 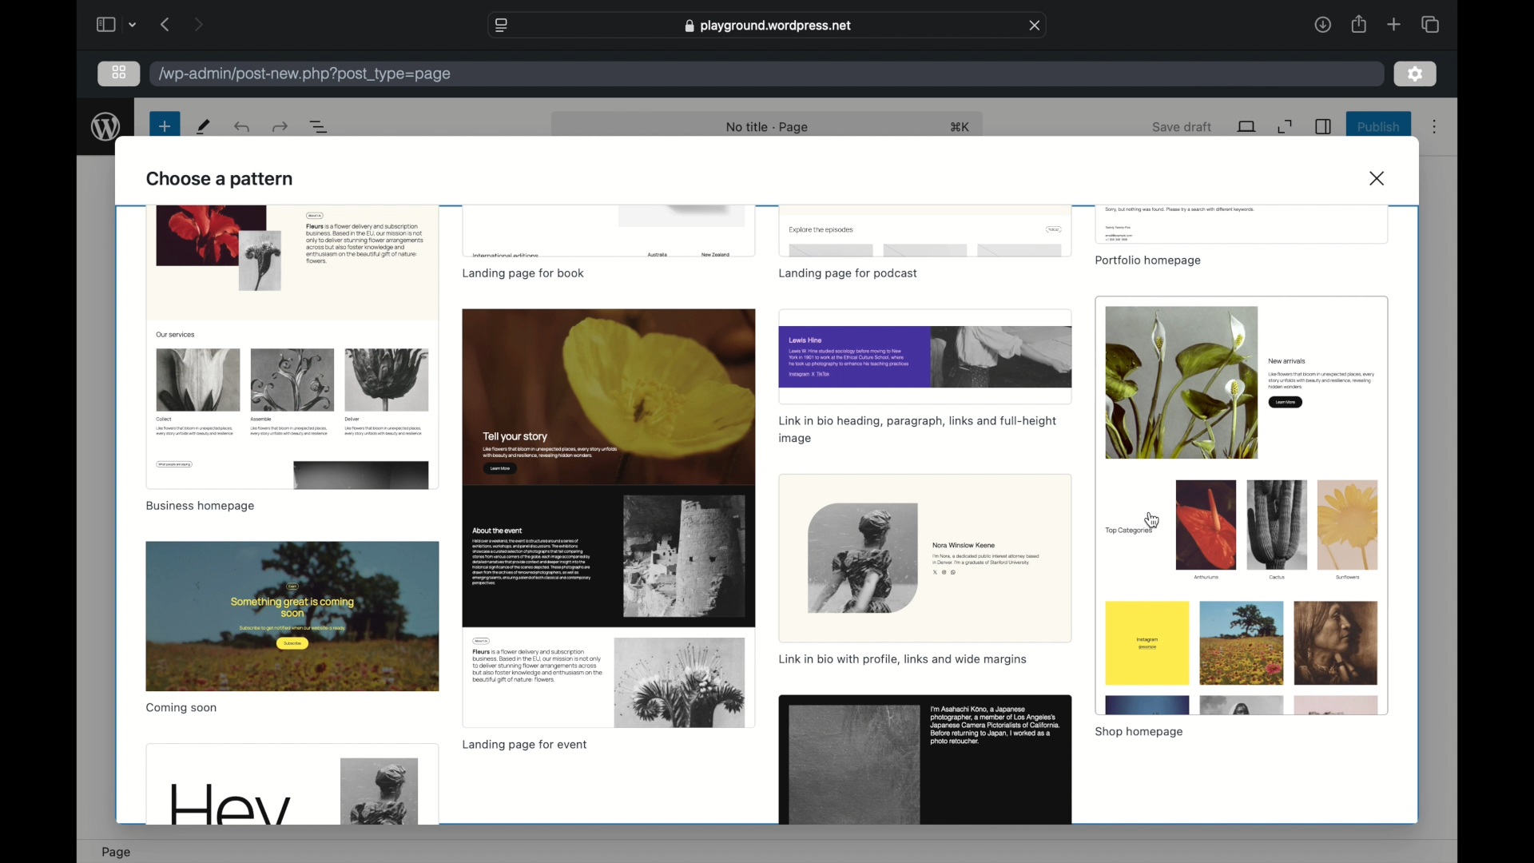 I want to click on show tab overview, so click(x=1429, y=24).